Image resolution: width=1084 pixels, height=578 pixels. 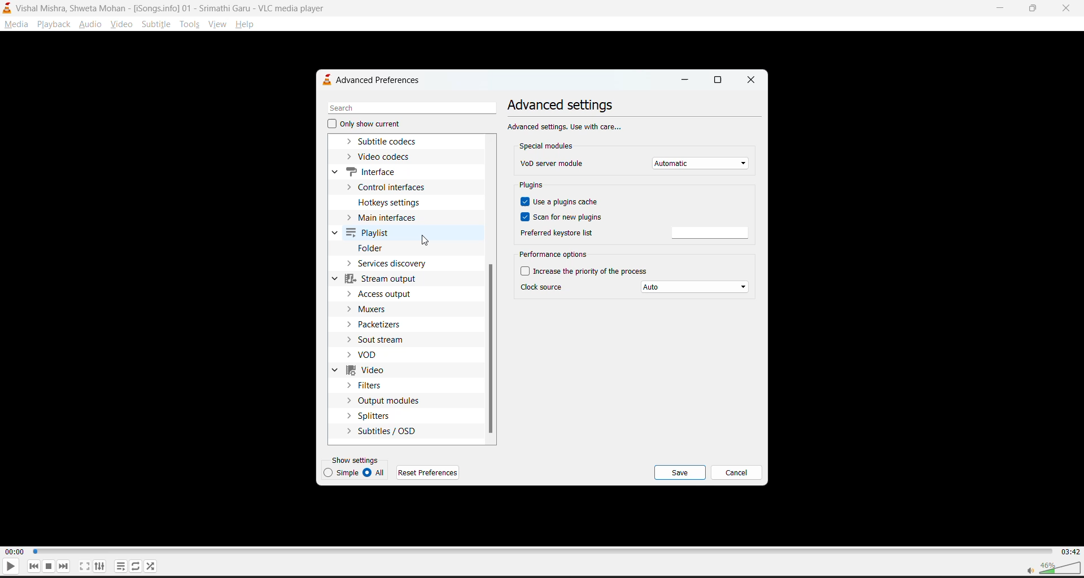 What do you see at coordinates (382, 279) in the screenshot?
I see `stream output` at bounding box center [382, 279].